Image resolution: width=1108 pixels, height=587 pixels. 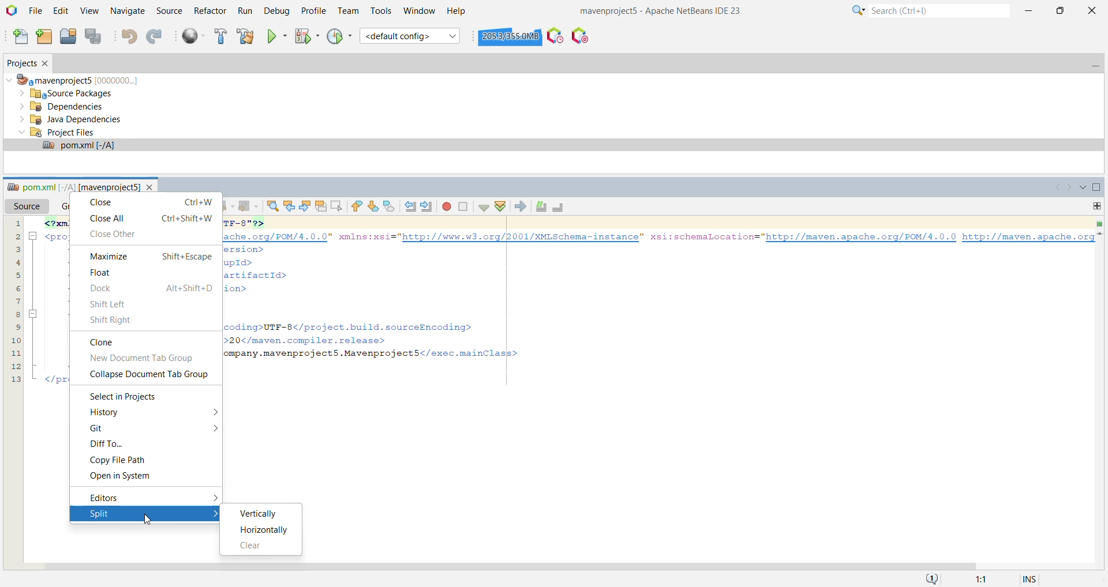 What do you see at coordinates (555, 35) in the screenshot?
I see `Profile the IDE` at bounding box center [555, 35].